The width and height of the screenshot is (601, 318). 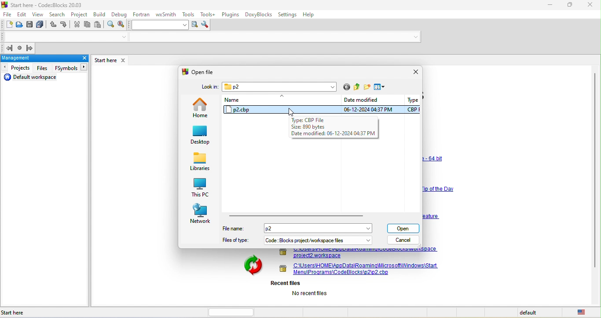 I want to click on united state, so click(x=583, y=313).